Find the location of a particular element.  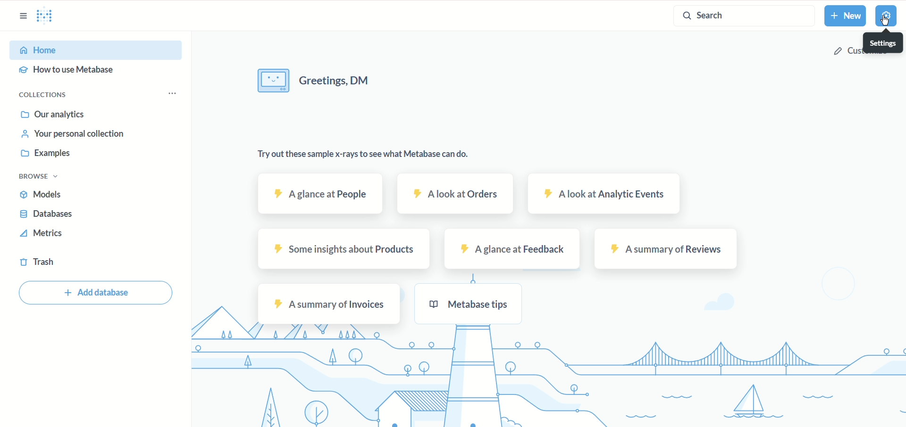

Search is located at coordinates (735, 16).